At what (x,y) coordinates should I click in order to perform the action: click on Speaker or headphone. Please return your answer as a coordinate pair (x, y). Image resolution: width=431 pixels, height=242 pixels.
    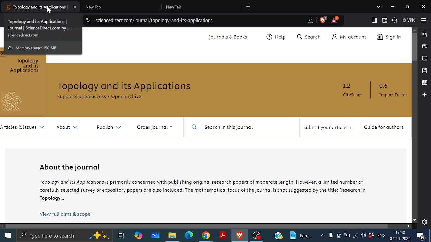
    Looking at the image, I should click on (363, 236).